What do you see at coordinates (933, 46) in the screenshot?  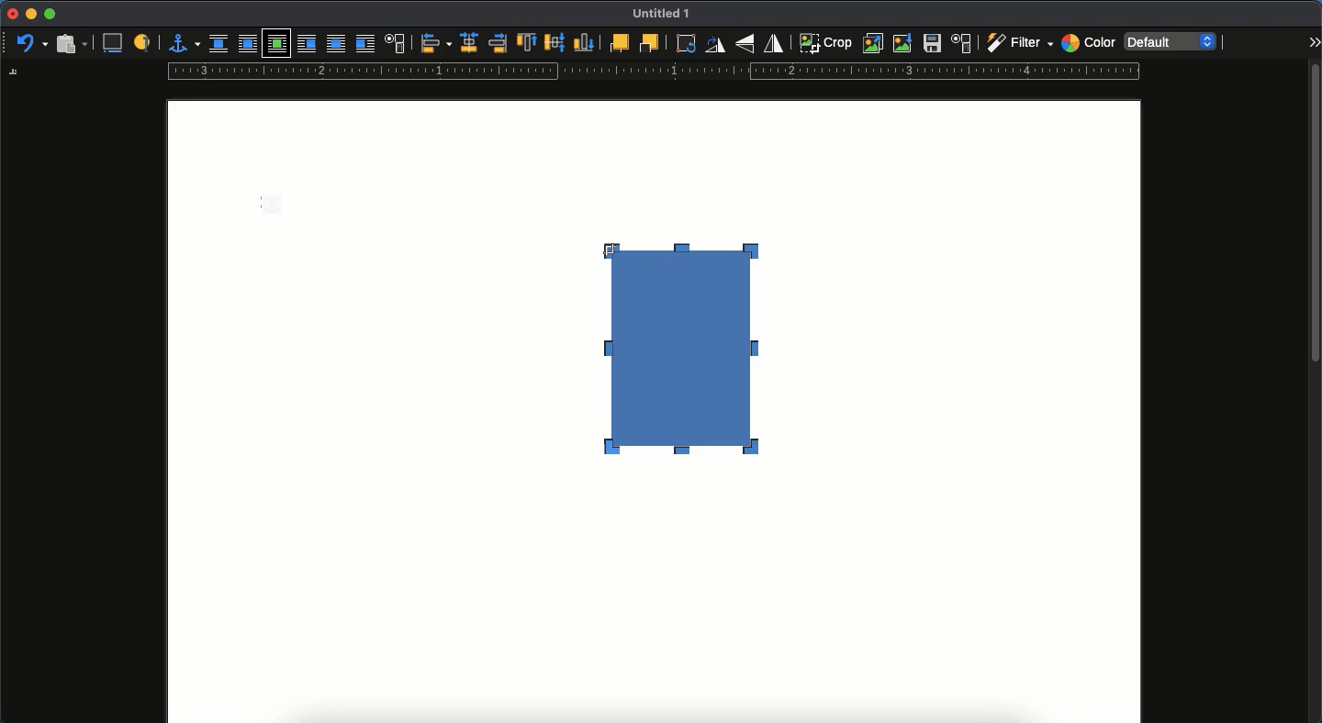 I see `save` at bounding box center [933, 46].